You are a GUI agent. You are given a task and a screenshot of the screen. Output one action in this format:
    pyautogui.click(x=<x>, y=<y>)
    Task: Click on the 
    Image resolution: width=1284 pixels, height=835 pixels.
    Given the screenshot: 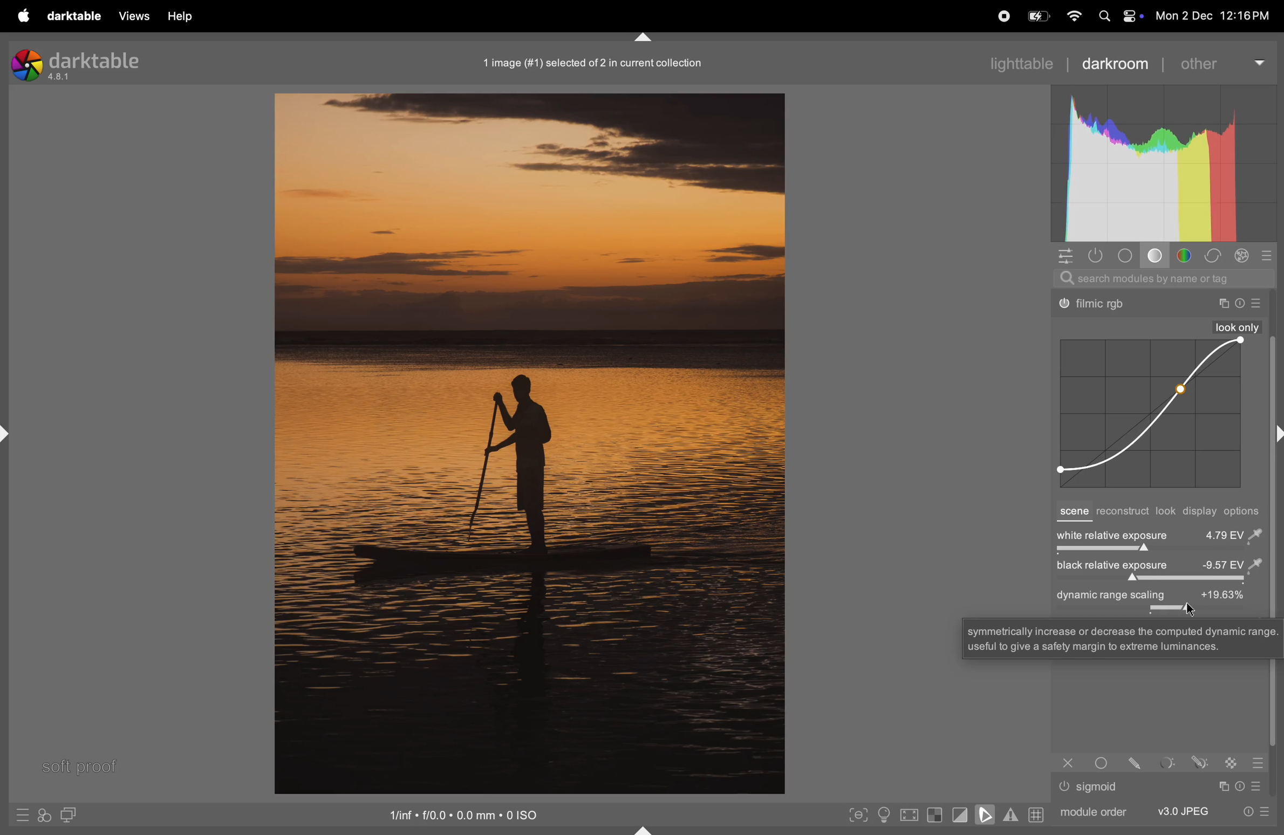 What is the action you would take?
    pyautogui.click(x=1242, y=786)
    